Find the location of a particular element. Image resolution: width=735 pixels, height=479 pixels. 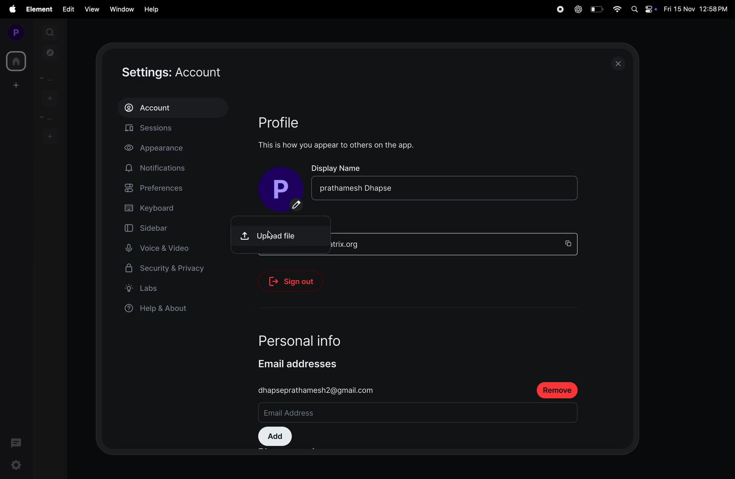

threads is located at coordinates (16, 442).